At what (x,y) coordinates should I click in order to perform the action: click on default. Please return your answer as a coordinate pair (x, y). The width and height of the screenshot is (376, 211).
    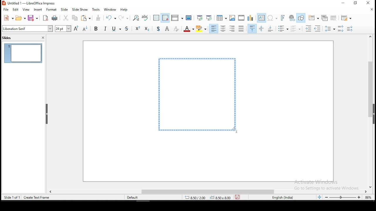
    Looking at the image, I should click on (132, 198).